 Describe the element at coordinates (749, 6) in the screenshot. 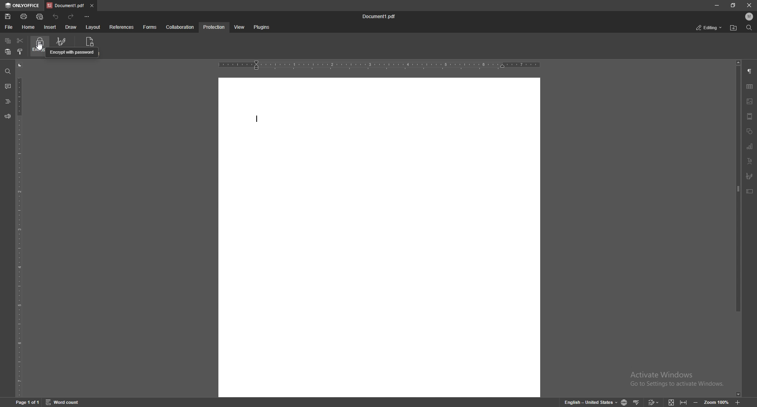

I see `close` at that location.